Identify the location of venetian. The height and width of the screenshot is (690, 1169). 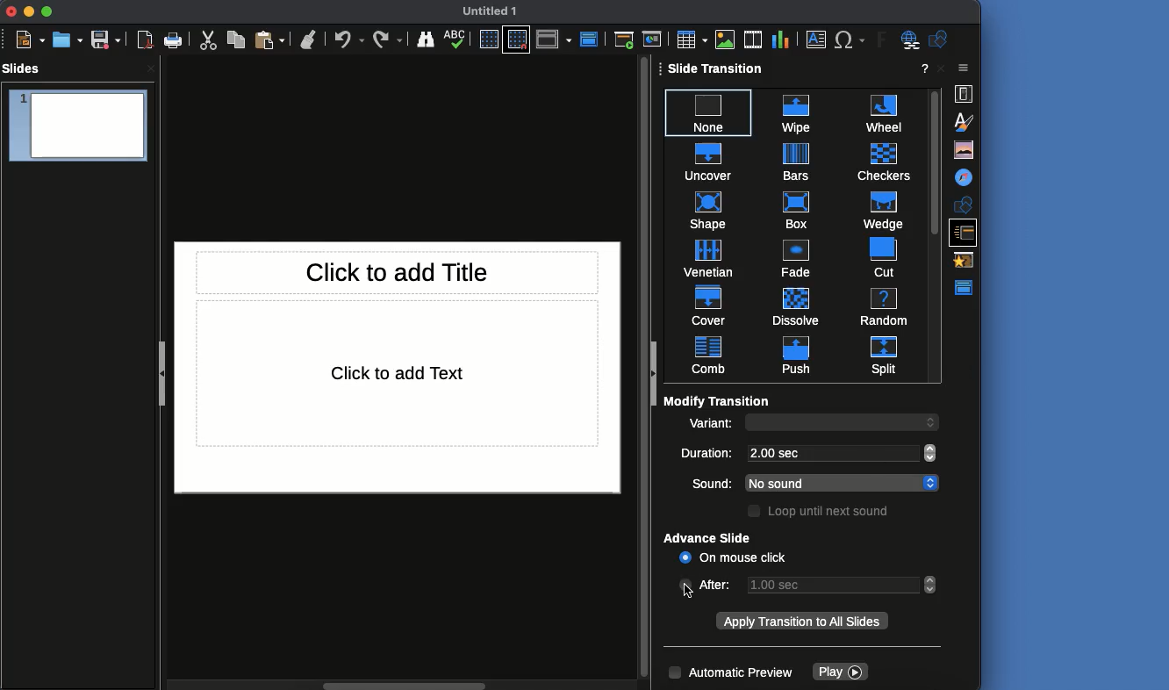
(709, 255).